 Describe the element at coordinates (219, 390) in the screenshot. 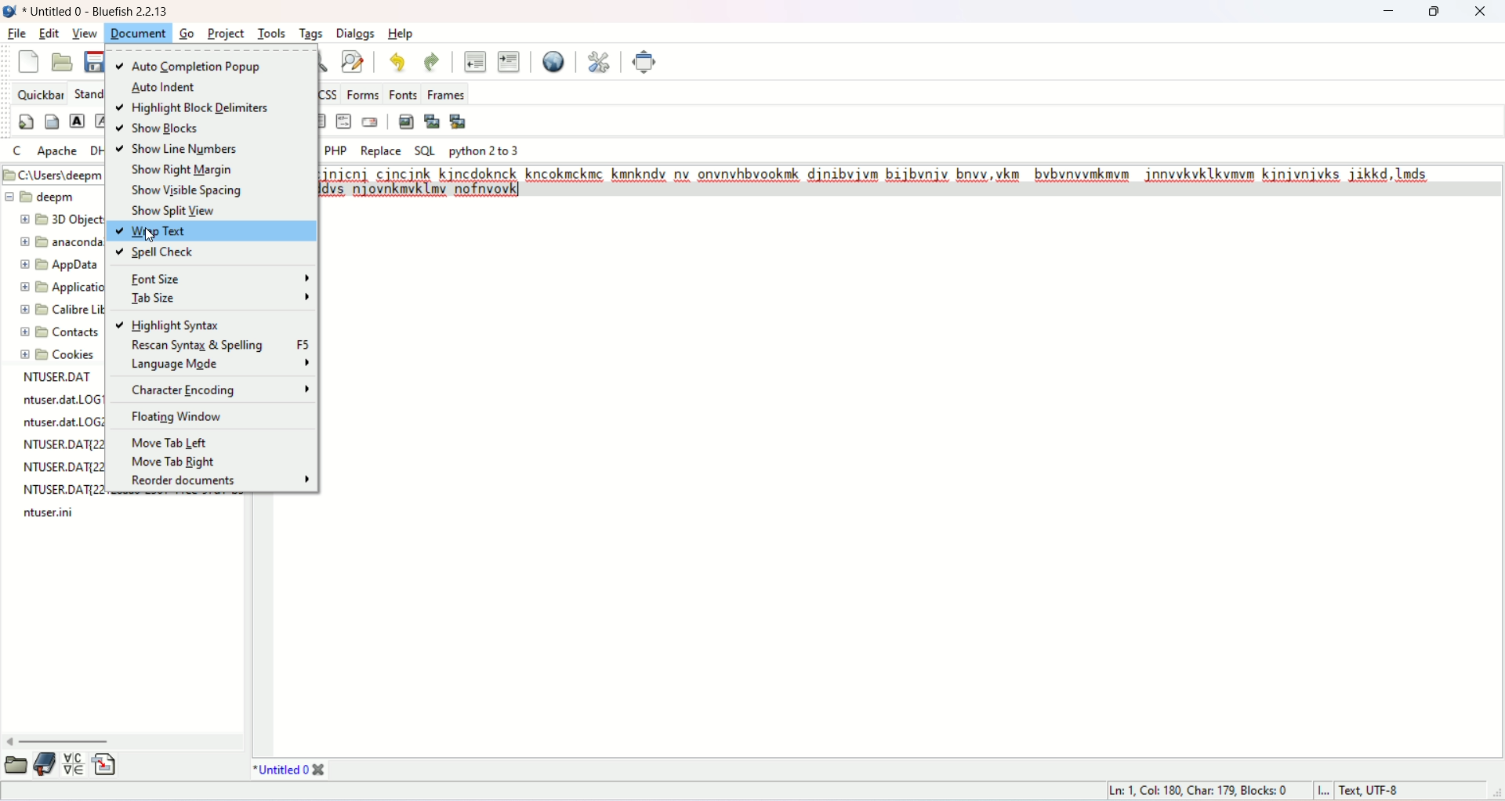

I see `character encoding` at that location.